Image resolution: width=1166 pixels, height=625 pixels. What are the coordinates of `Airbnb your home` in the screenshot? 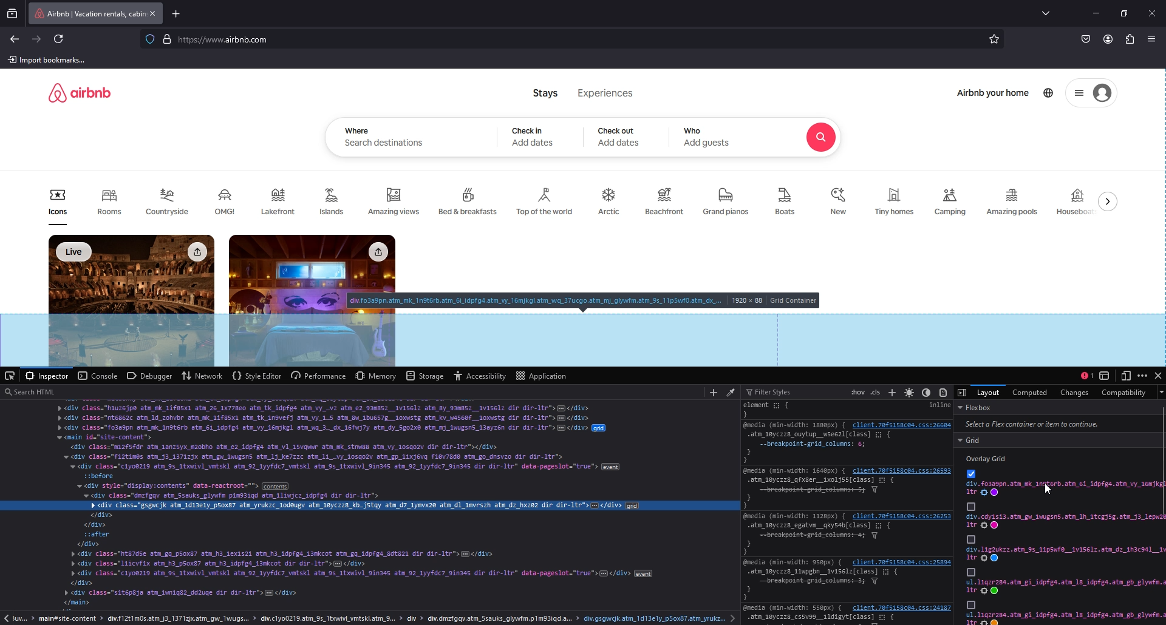 It's located at (994, 94).